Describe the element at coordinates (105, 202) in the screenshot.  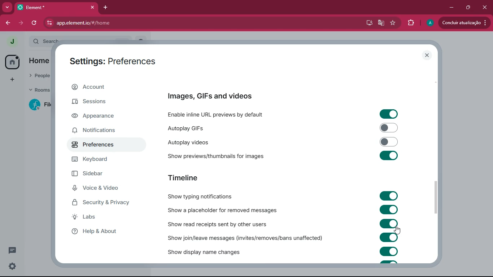
I see `security & privacy` at that location.